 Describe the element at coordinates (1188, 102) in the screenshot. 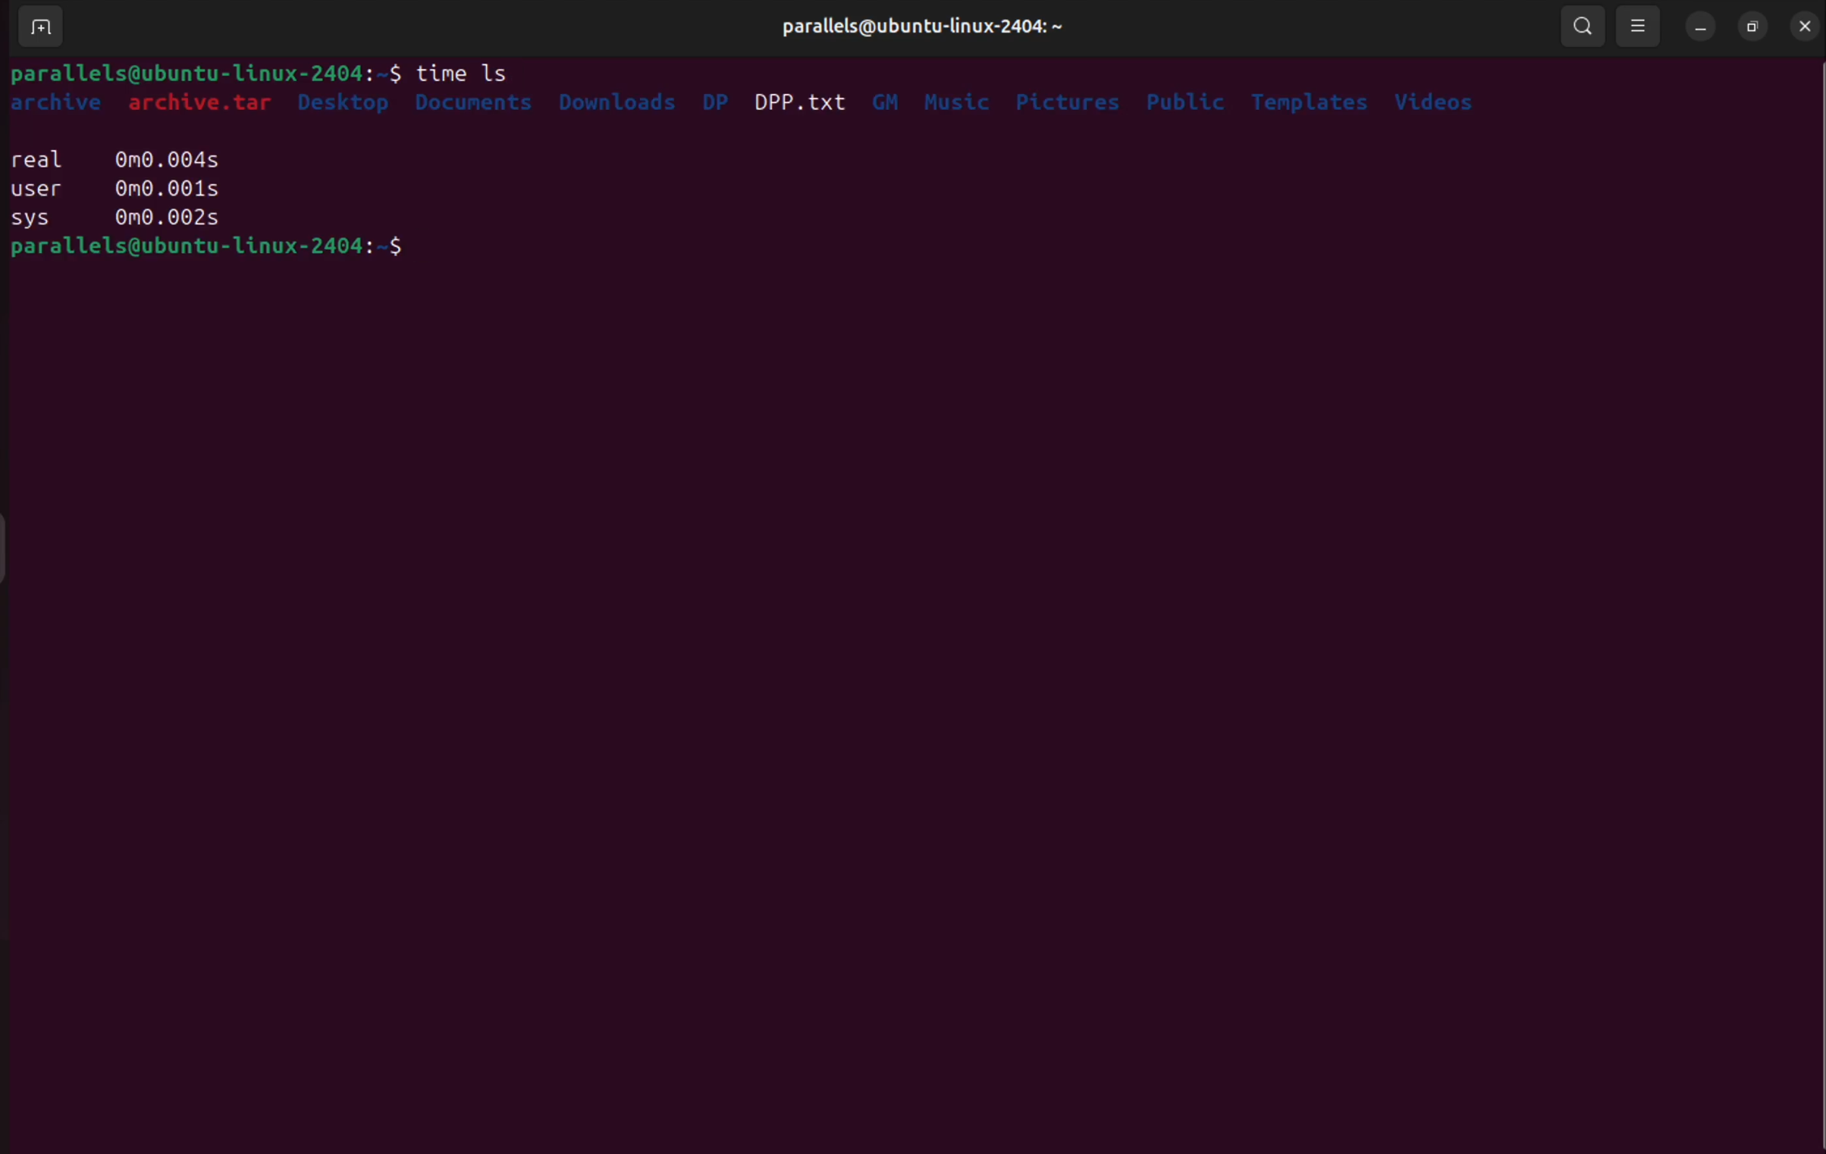

I see `Public` at that location.